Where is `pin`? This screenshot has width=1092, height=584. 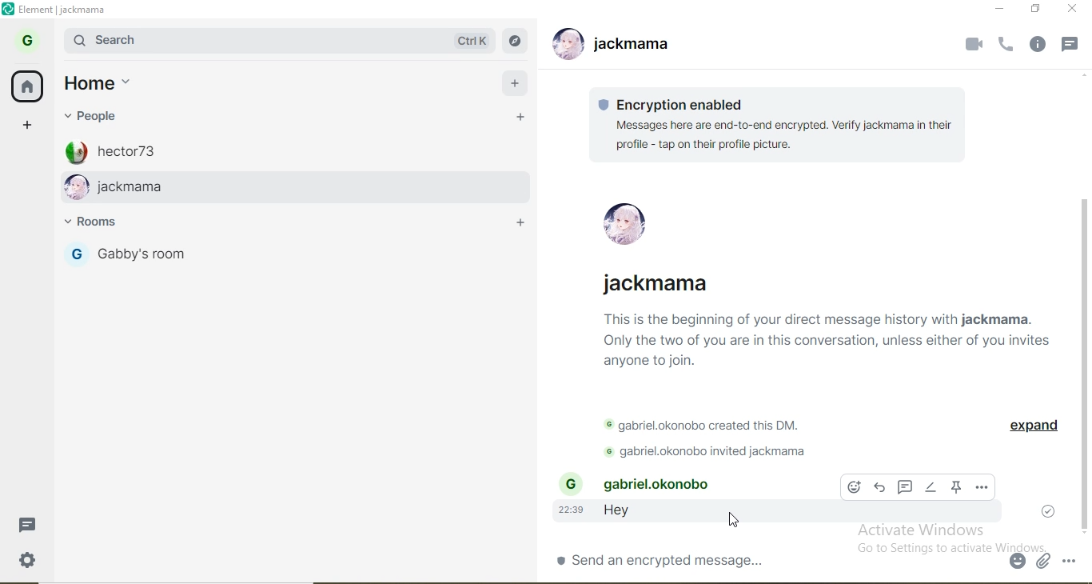
pin is located at coordinates (958, 487).